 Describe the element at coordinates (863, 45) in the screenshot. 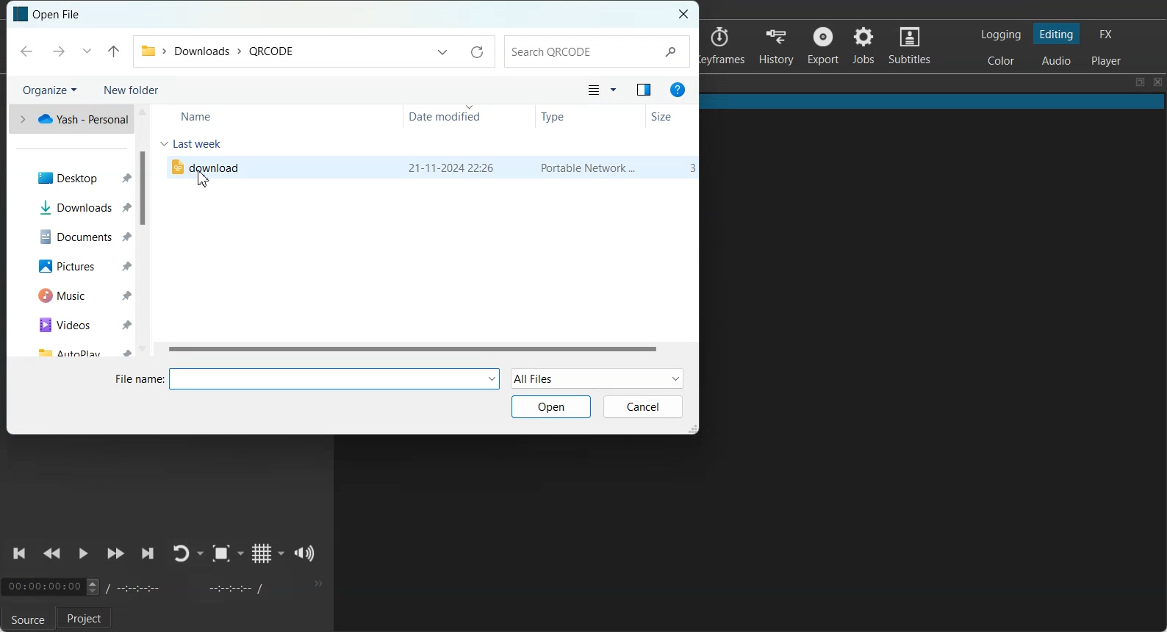

I see `Jobs` at that location.